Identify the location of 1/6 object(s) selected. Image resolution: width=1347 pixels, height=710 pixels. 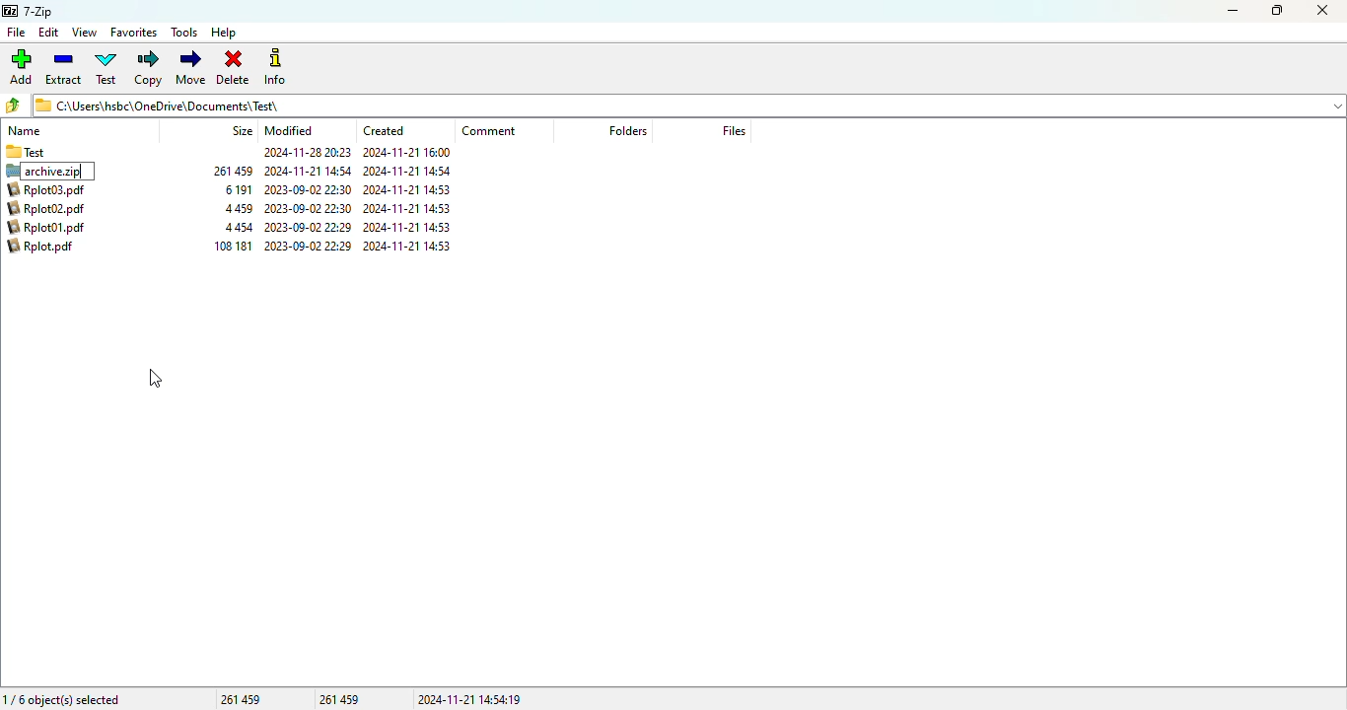
(62, 698).